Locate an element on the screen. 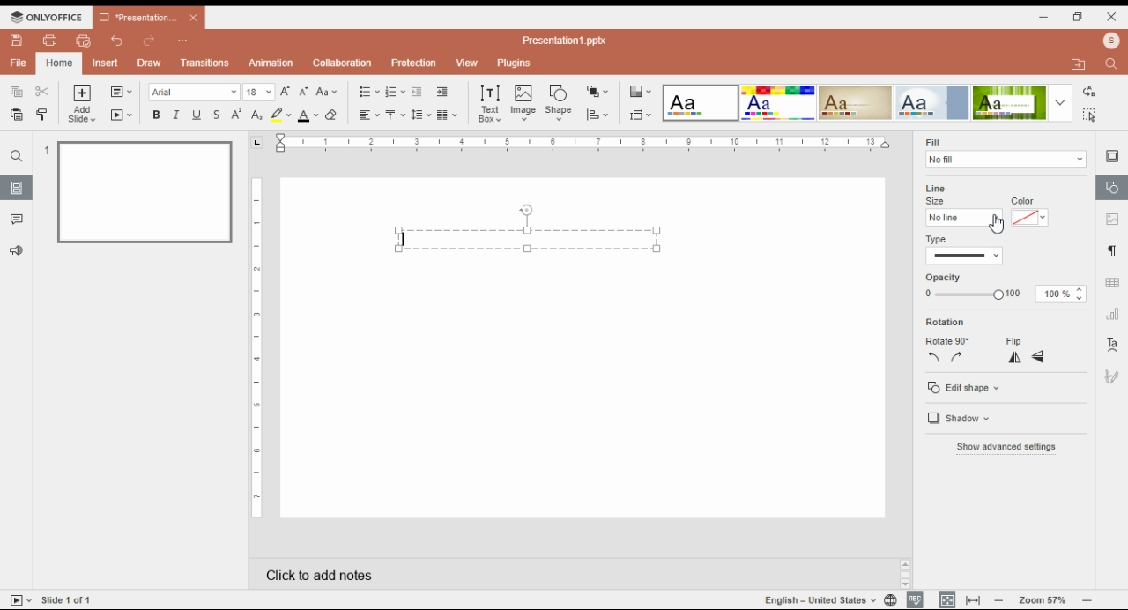  opacity from 0 to 100 is located at coordinates (972, 294).